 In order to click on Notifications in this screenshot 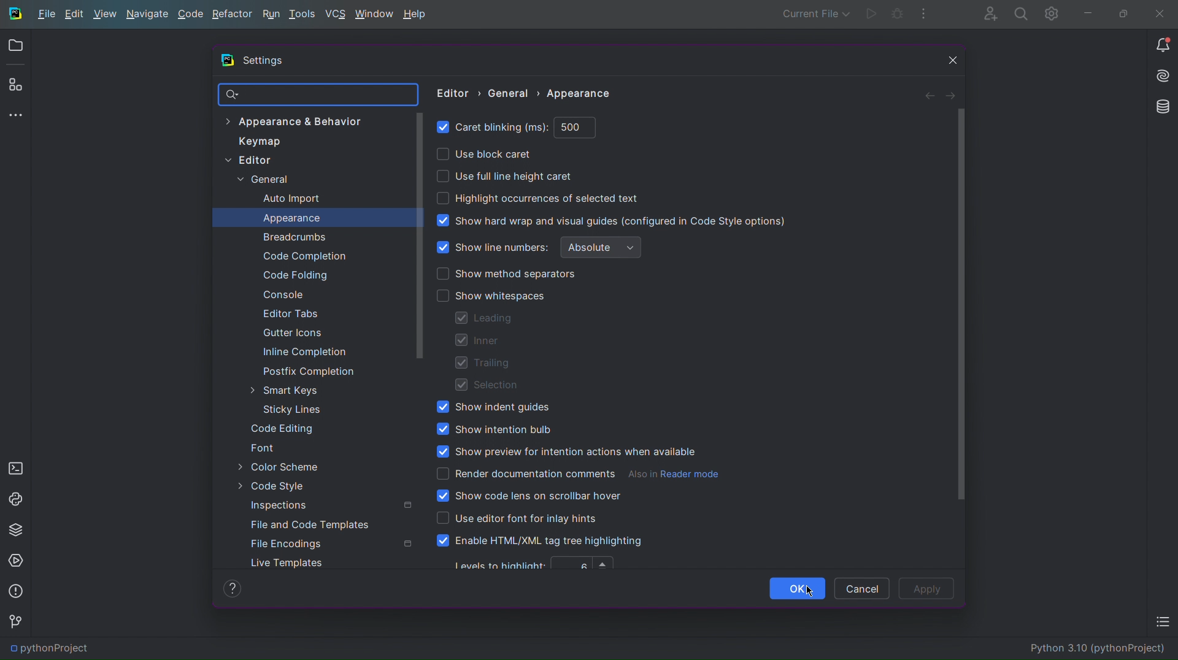, I will do `click(1161, 44)`.